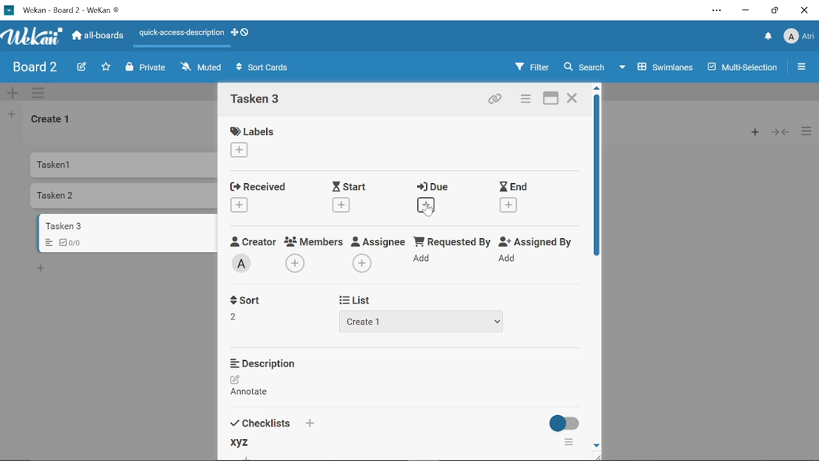 The width and height of the screenshot is (819, 461). Describe the element at coordinates (32, 36) in the screenshot. I see `Wekan logo` at that location.